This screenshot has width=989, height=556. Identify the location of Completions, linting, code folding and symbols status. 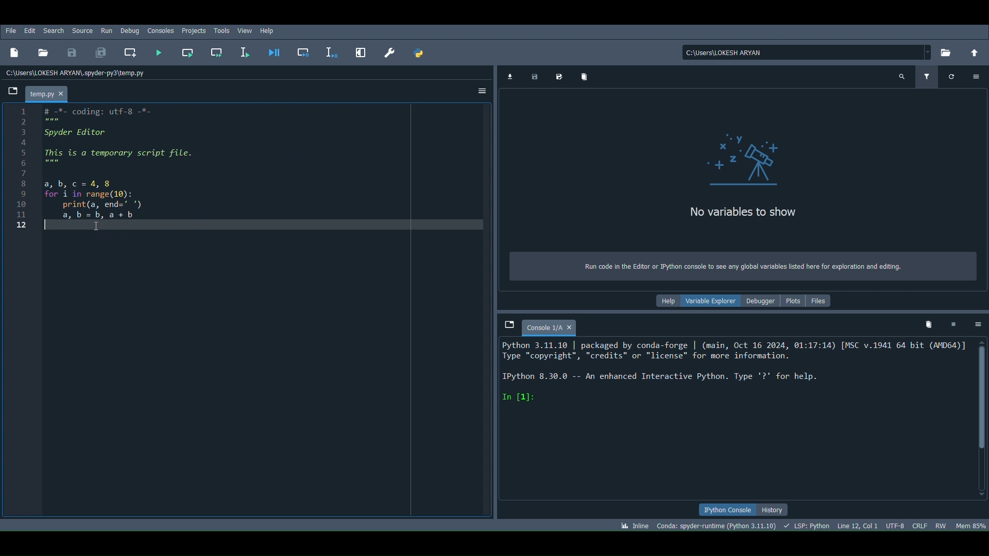
(807, 526).